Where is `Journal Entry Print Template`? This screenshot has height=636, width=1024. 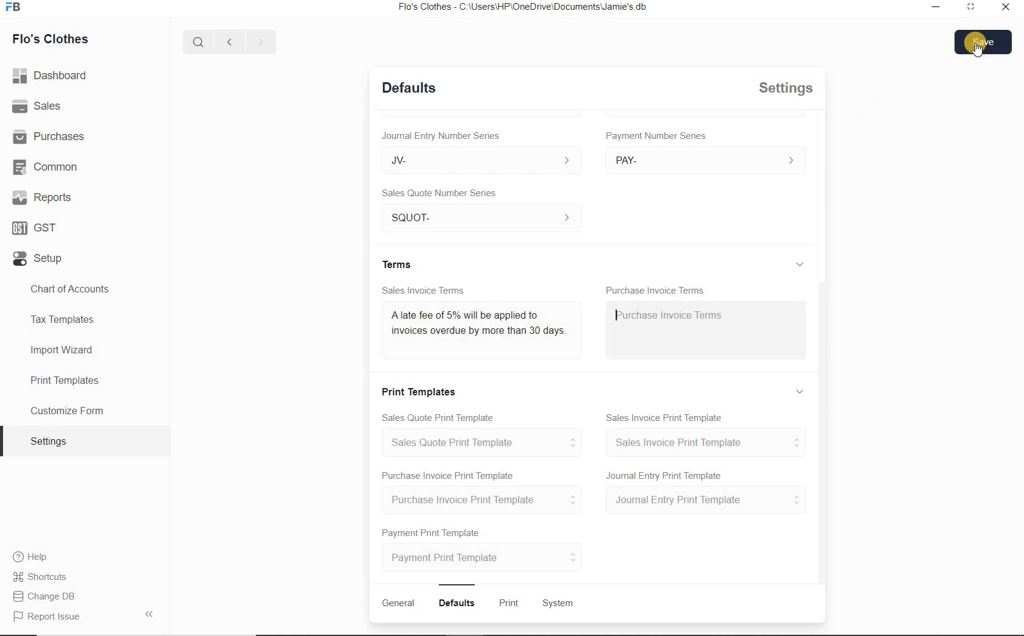
Journal Entry Print Template is located at coordinates (706, 501).